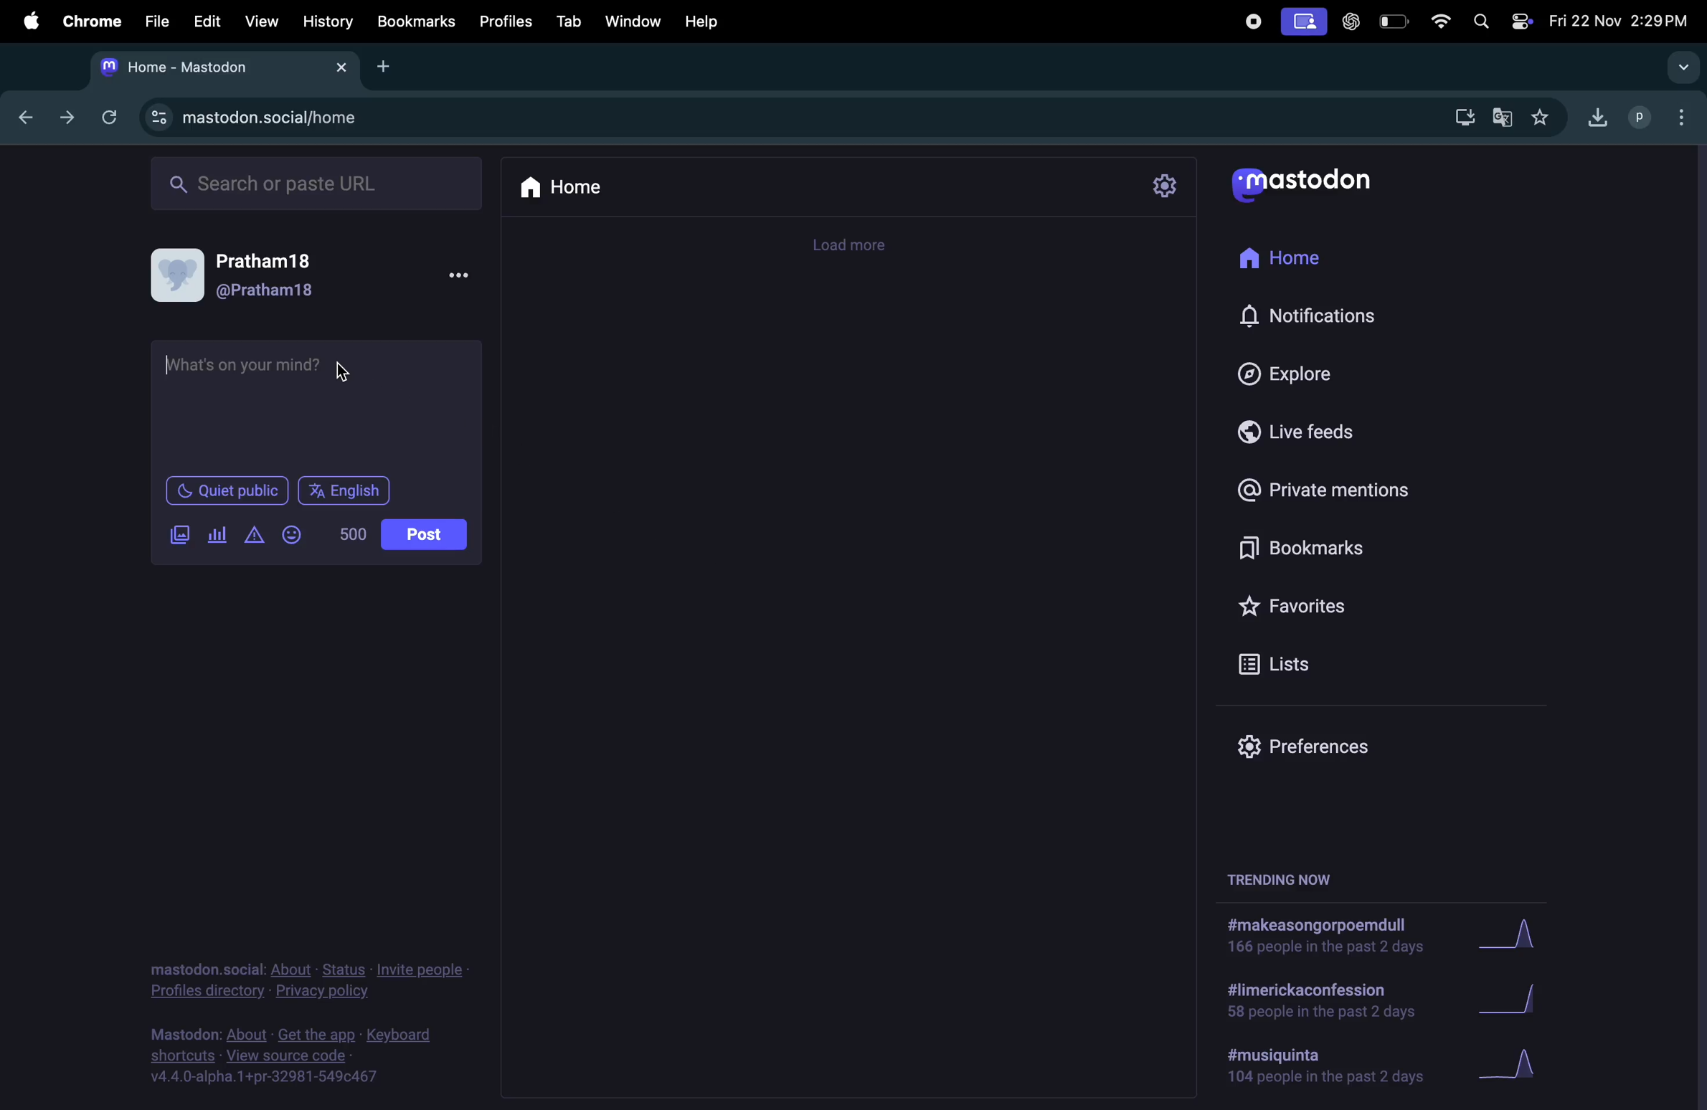  What do you see at coordinates (1503, 117) in the screenshot?
I see `translate` at bounding box center [1503, 117].